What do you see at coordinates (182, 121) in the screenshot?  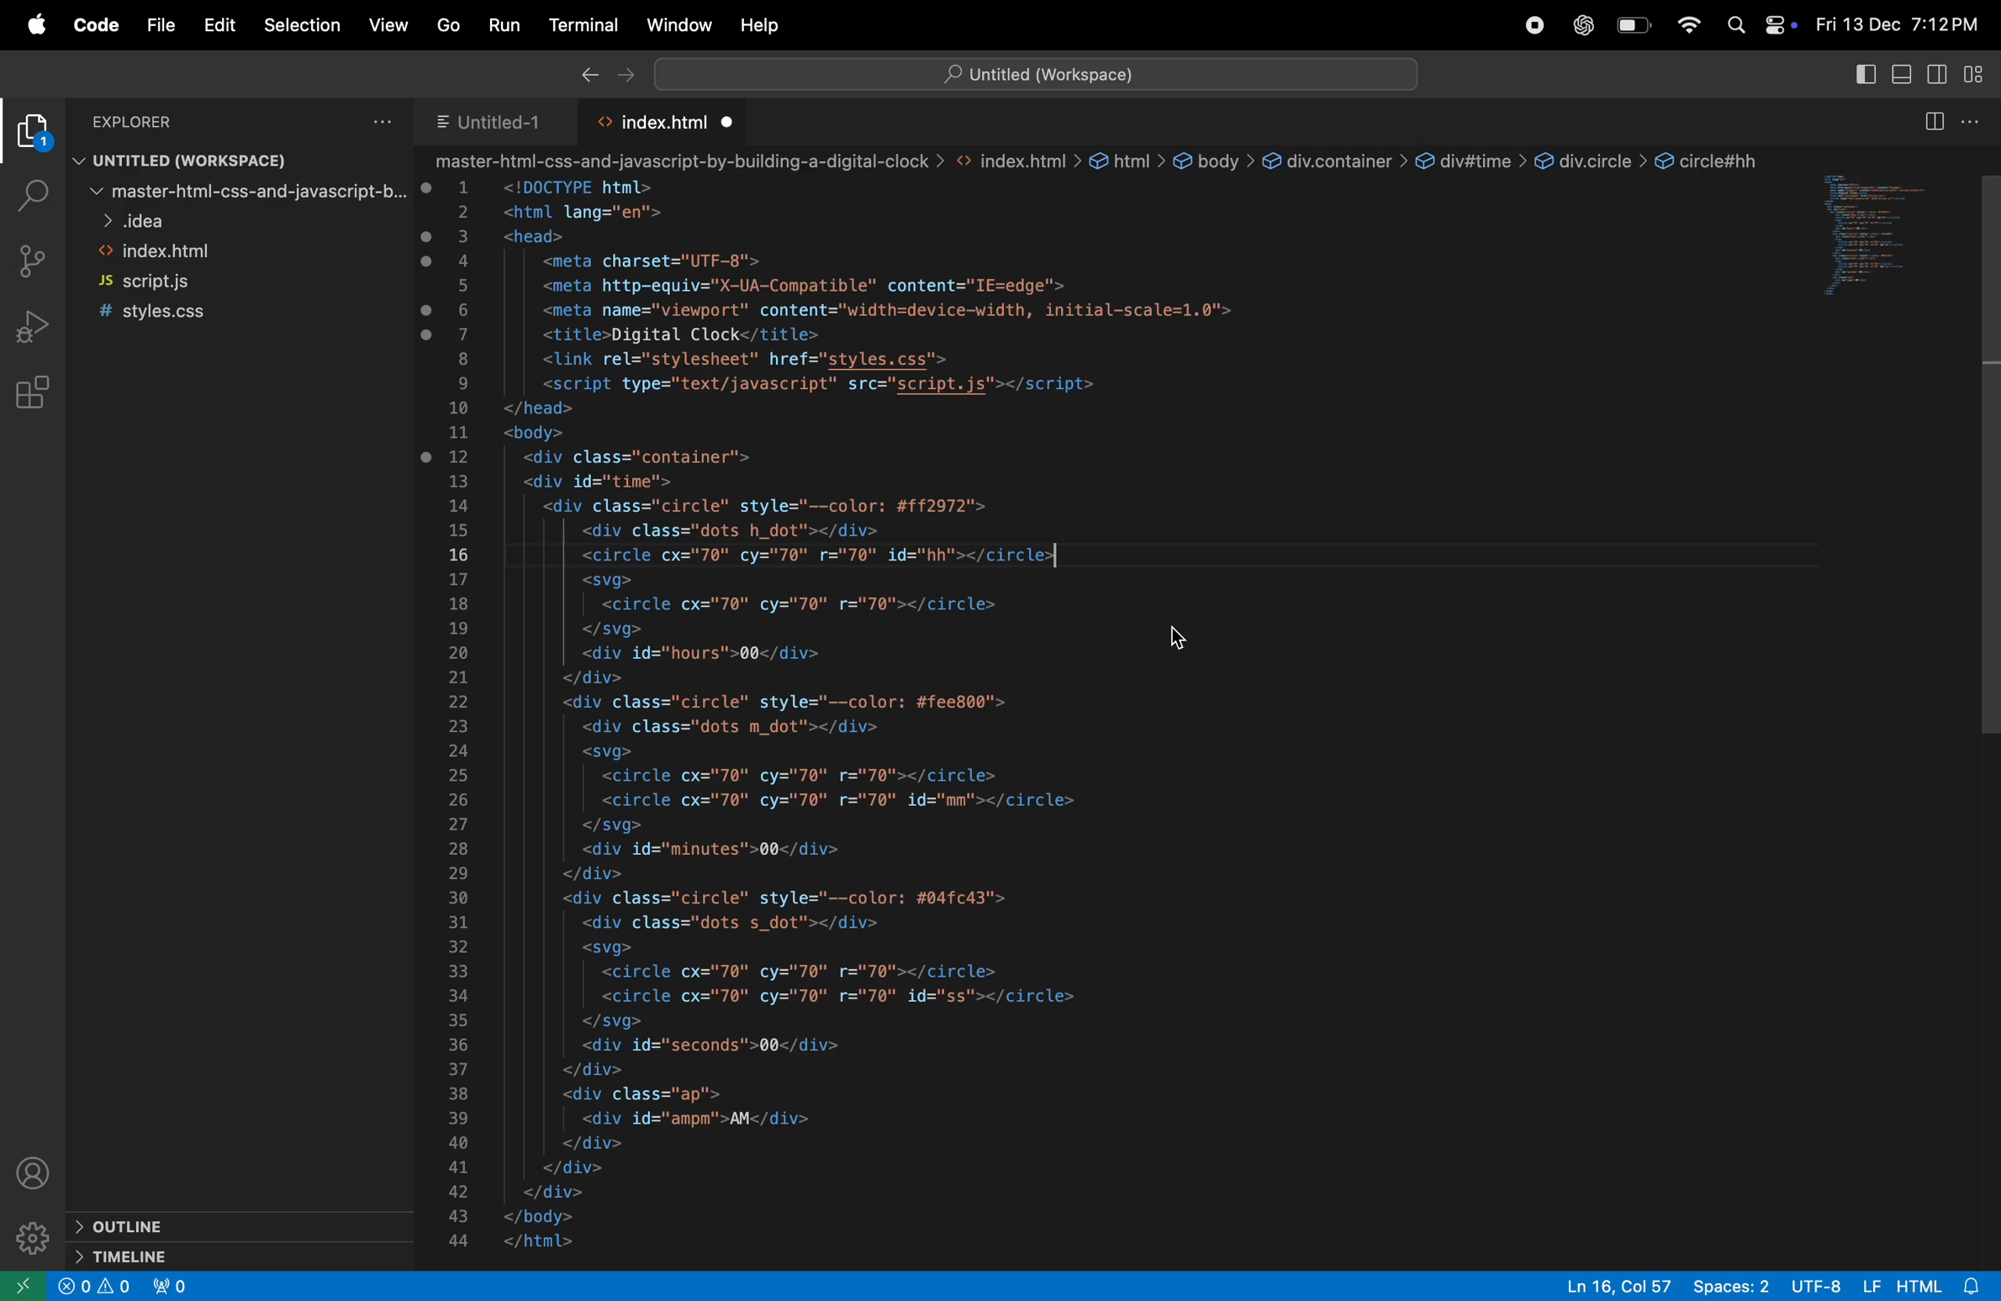 I see `explorer` at bounding box center [182, 121].